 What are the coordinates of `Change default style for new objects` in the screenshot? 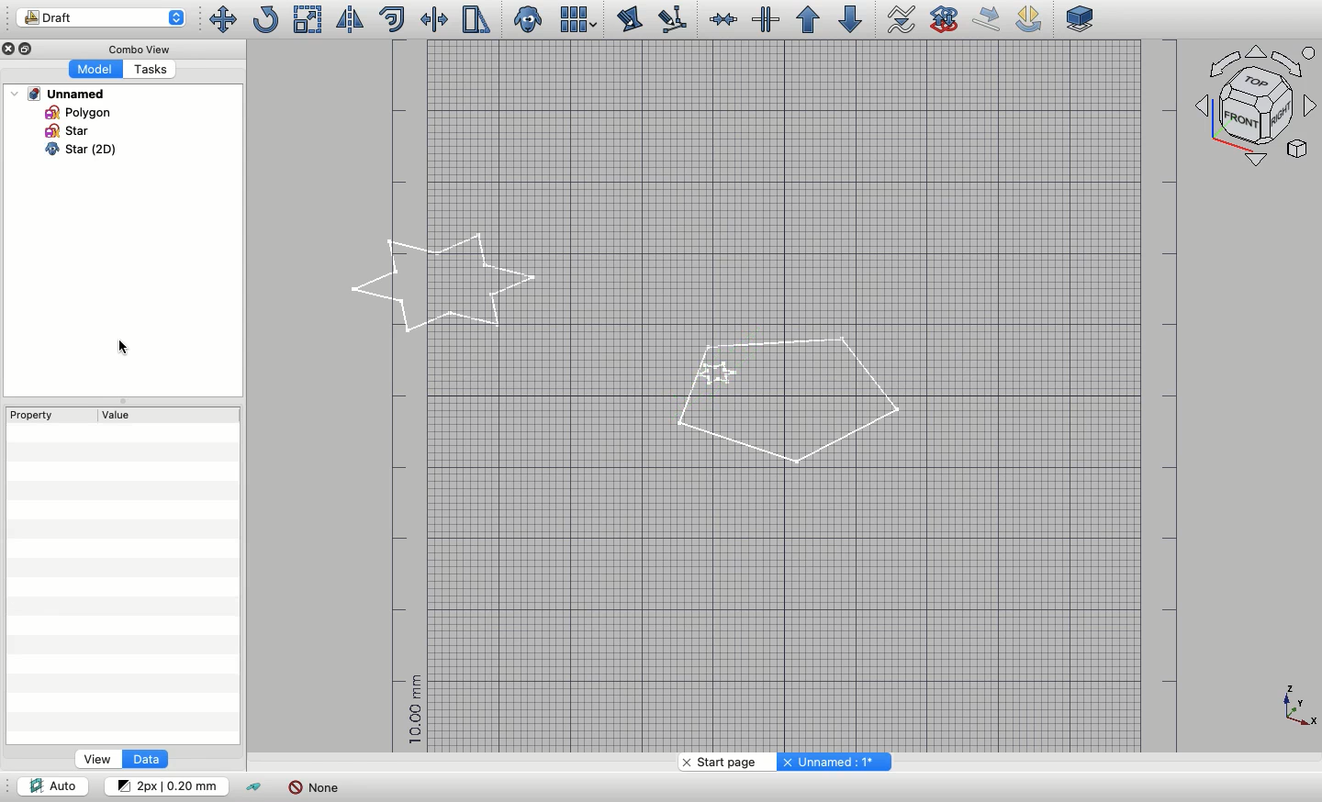 It's located at (164, 785).